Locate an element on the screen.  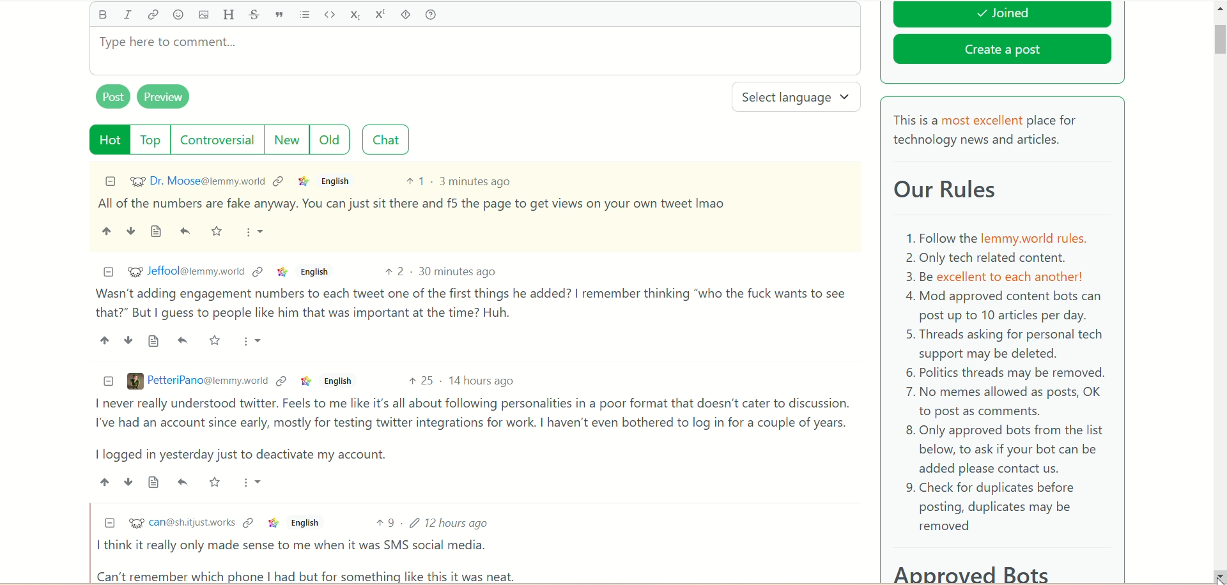
Share is located at coordinates (183, 340).